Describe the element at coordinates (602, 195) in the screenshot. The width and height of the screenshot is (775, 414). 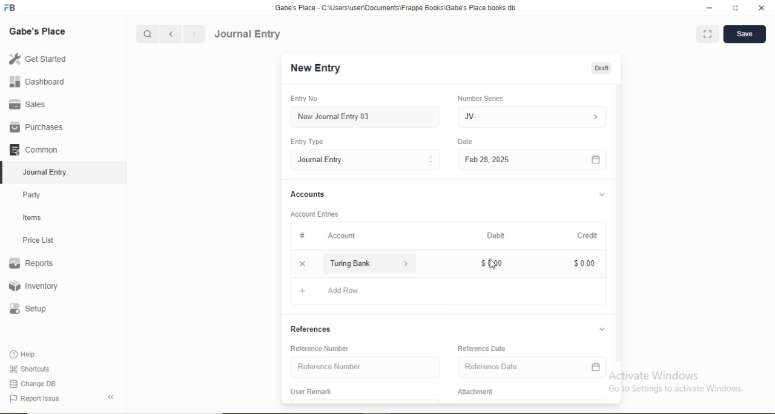
I see `Dropdown` at that location.